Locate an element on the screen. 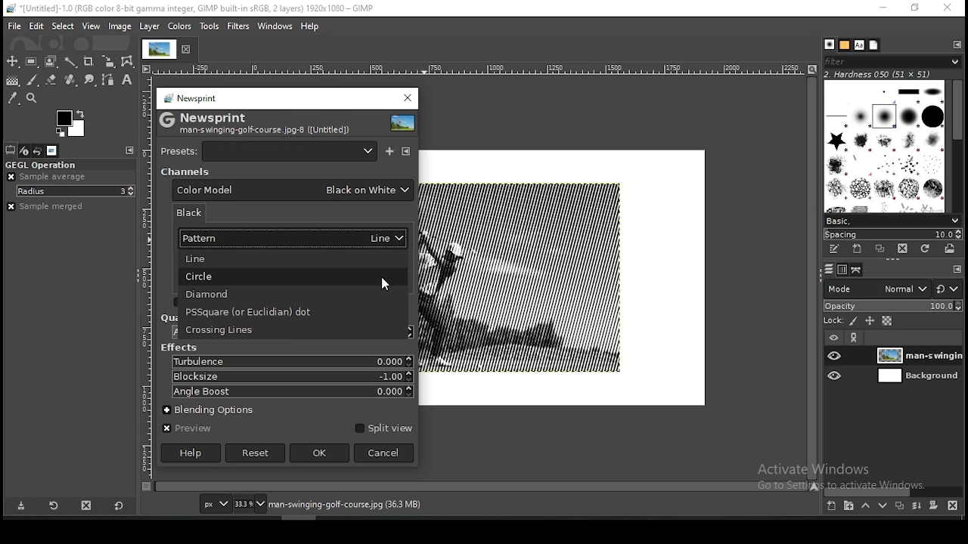  refresh brushes is located at coordinates (926, 249).